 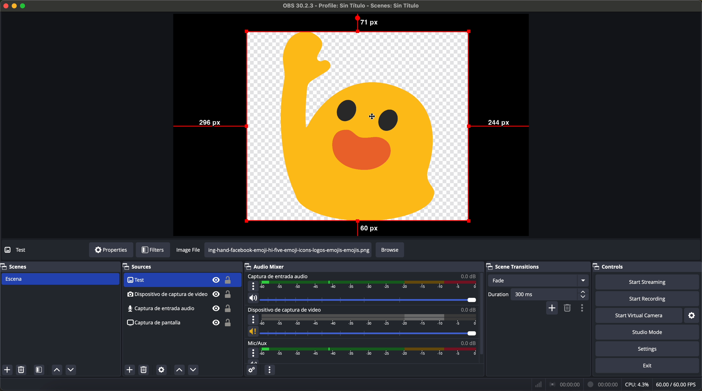 I want to click on video capture device, so click(x=286, y=310).